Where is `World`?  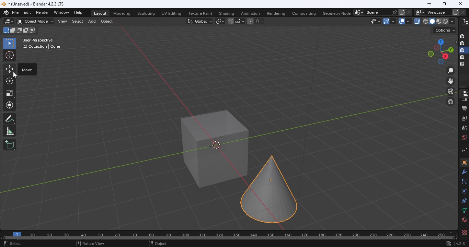
World is located at coordinates (463, 138).